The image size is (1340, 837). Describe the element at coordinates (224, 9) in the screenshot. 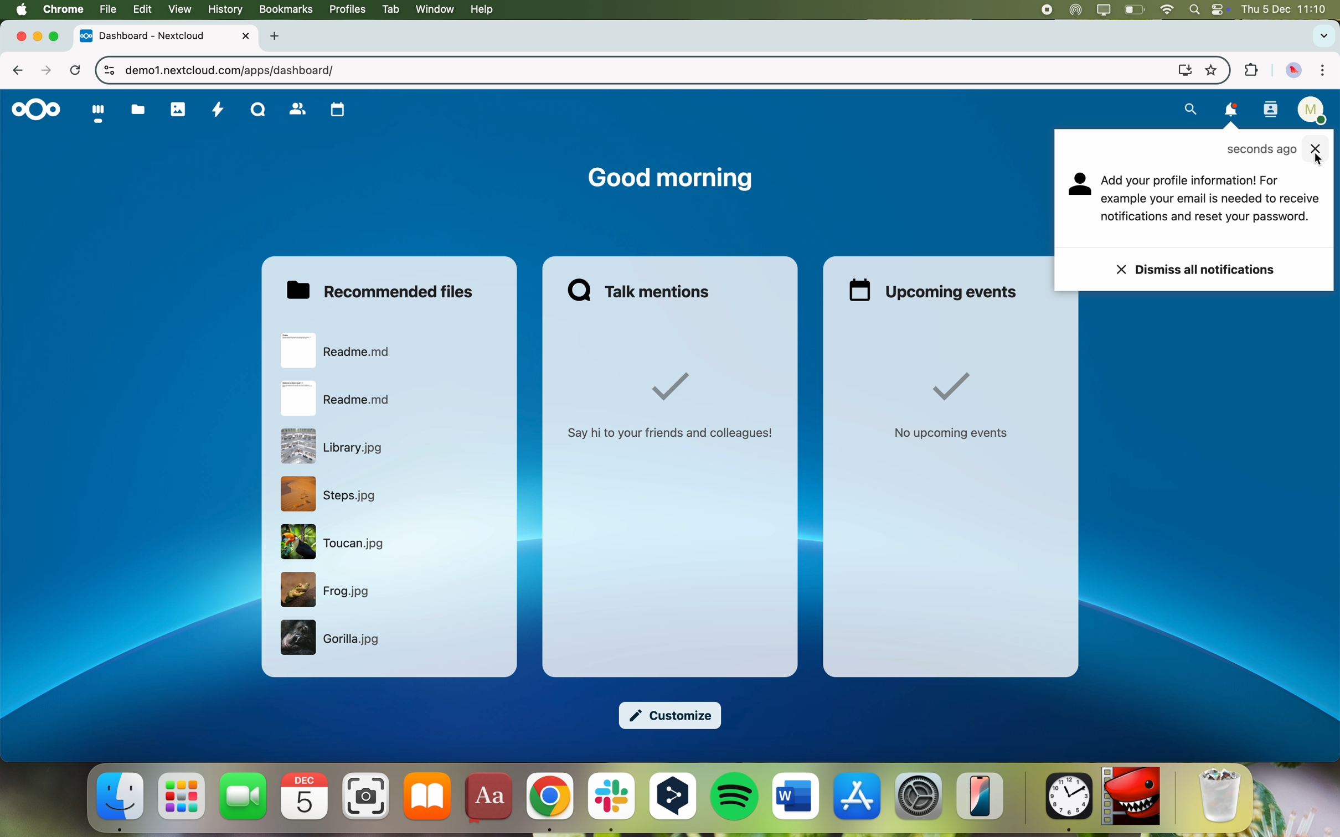

I see `history` at that location.